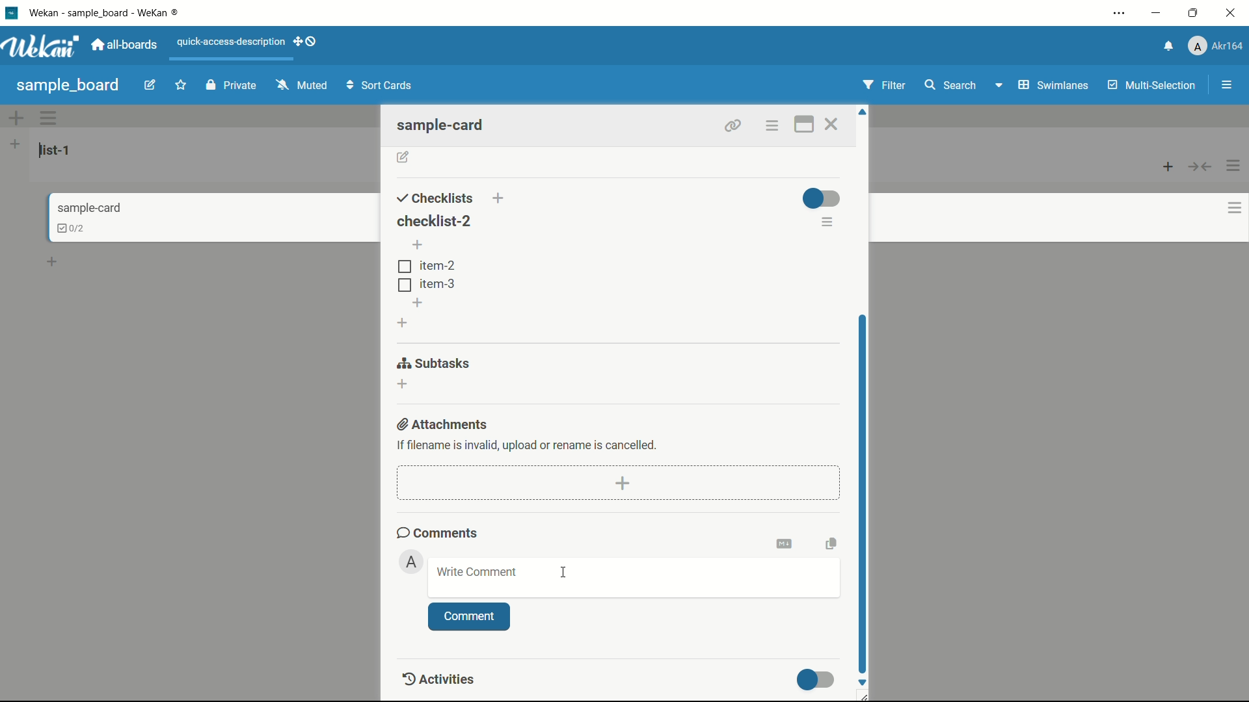 The width and height of the screenshot is (1249, 702). I want to click on admin, so click(412, 562).